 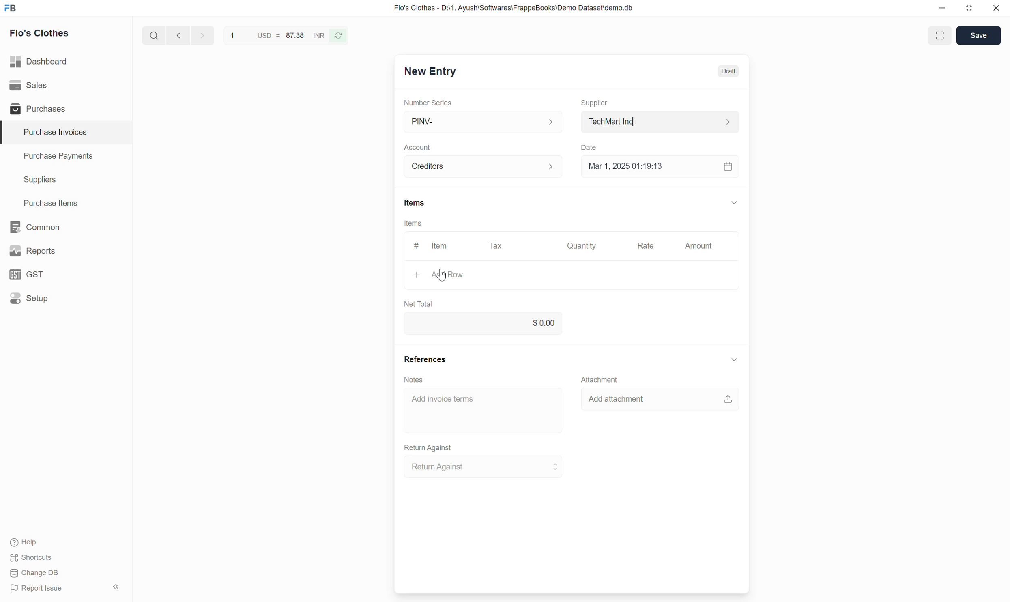 I want to click on close, so click(x=996, y=9).